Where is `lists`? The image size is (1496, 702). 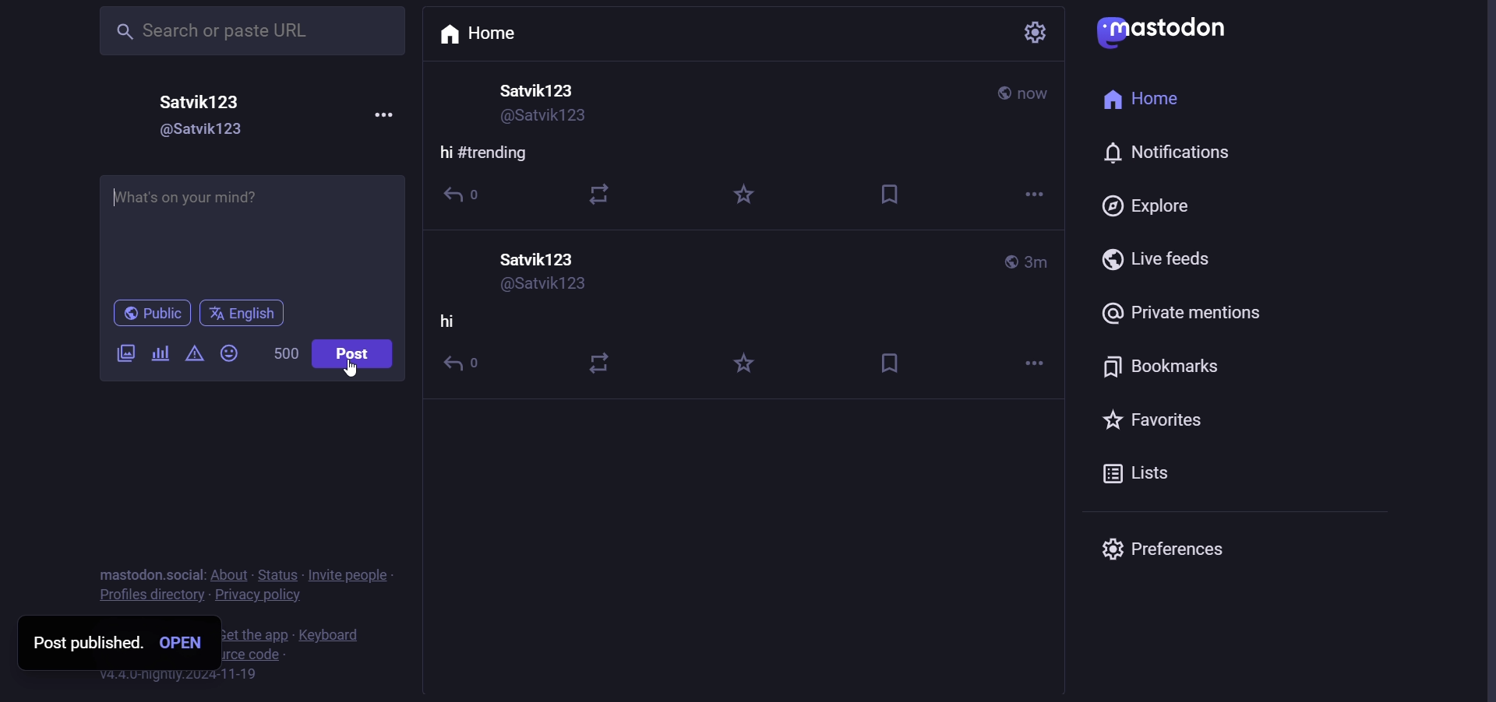
lists is located at coordinates (1133, 477).